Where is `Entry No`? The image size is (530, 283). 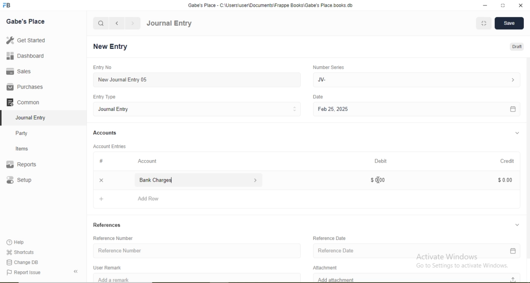 Entry No is located at coordinates (101, 67).